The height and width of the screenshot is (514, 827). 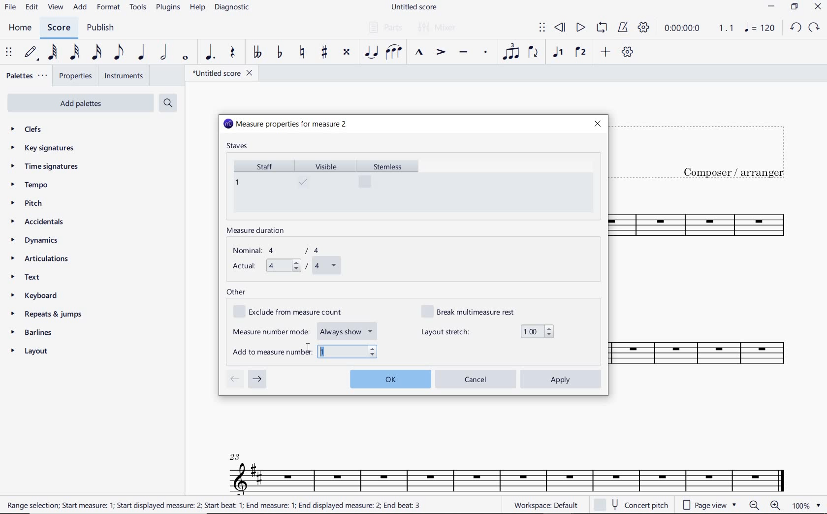 What do you see at coordinates (394, 53) in the screenshot?
I see `SLUR` at bounding box center [394, 53].